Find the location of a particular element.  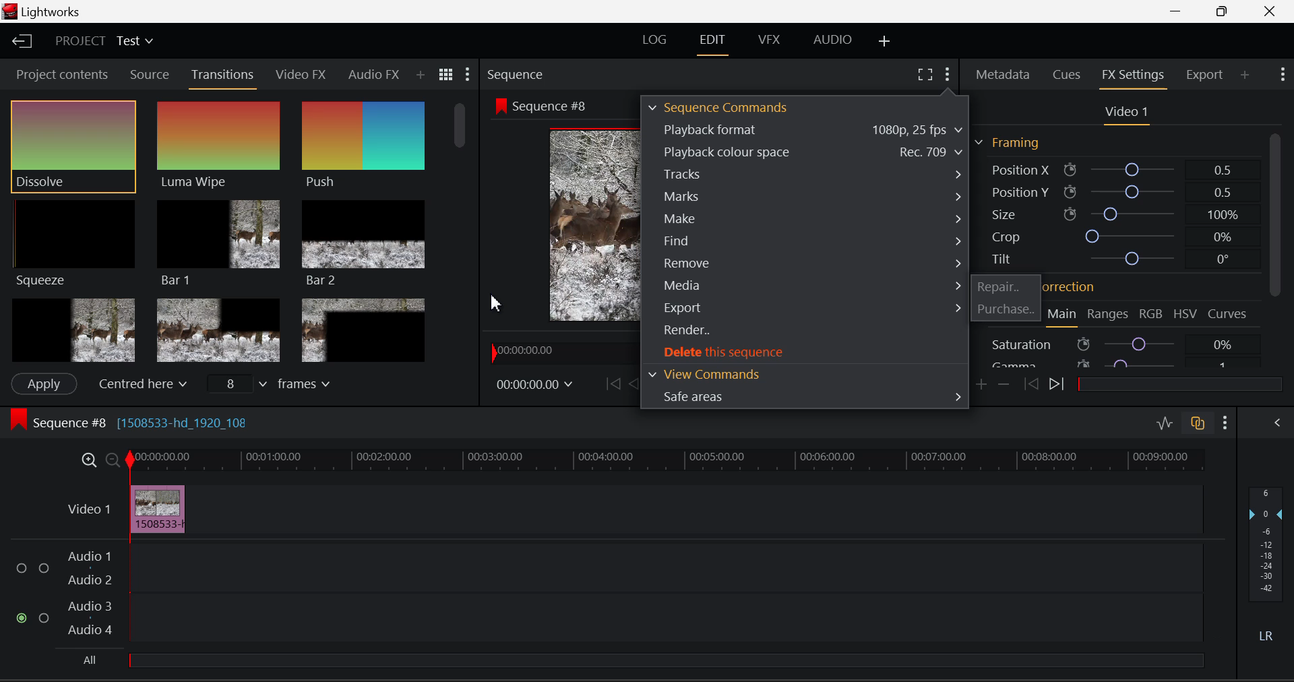

Timeline Zoom Out is located at coordinates (112, 461).